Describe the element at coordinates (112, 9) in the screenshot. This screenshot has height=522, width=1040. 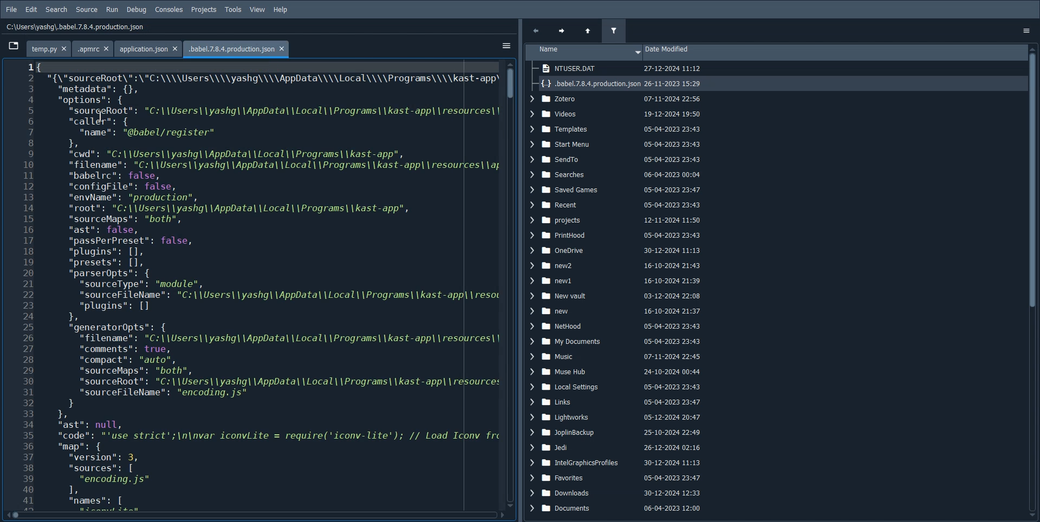
I see `Run` at that location.